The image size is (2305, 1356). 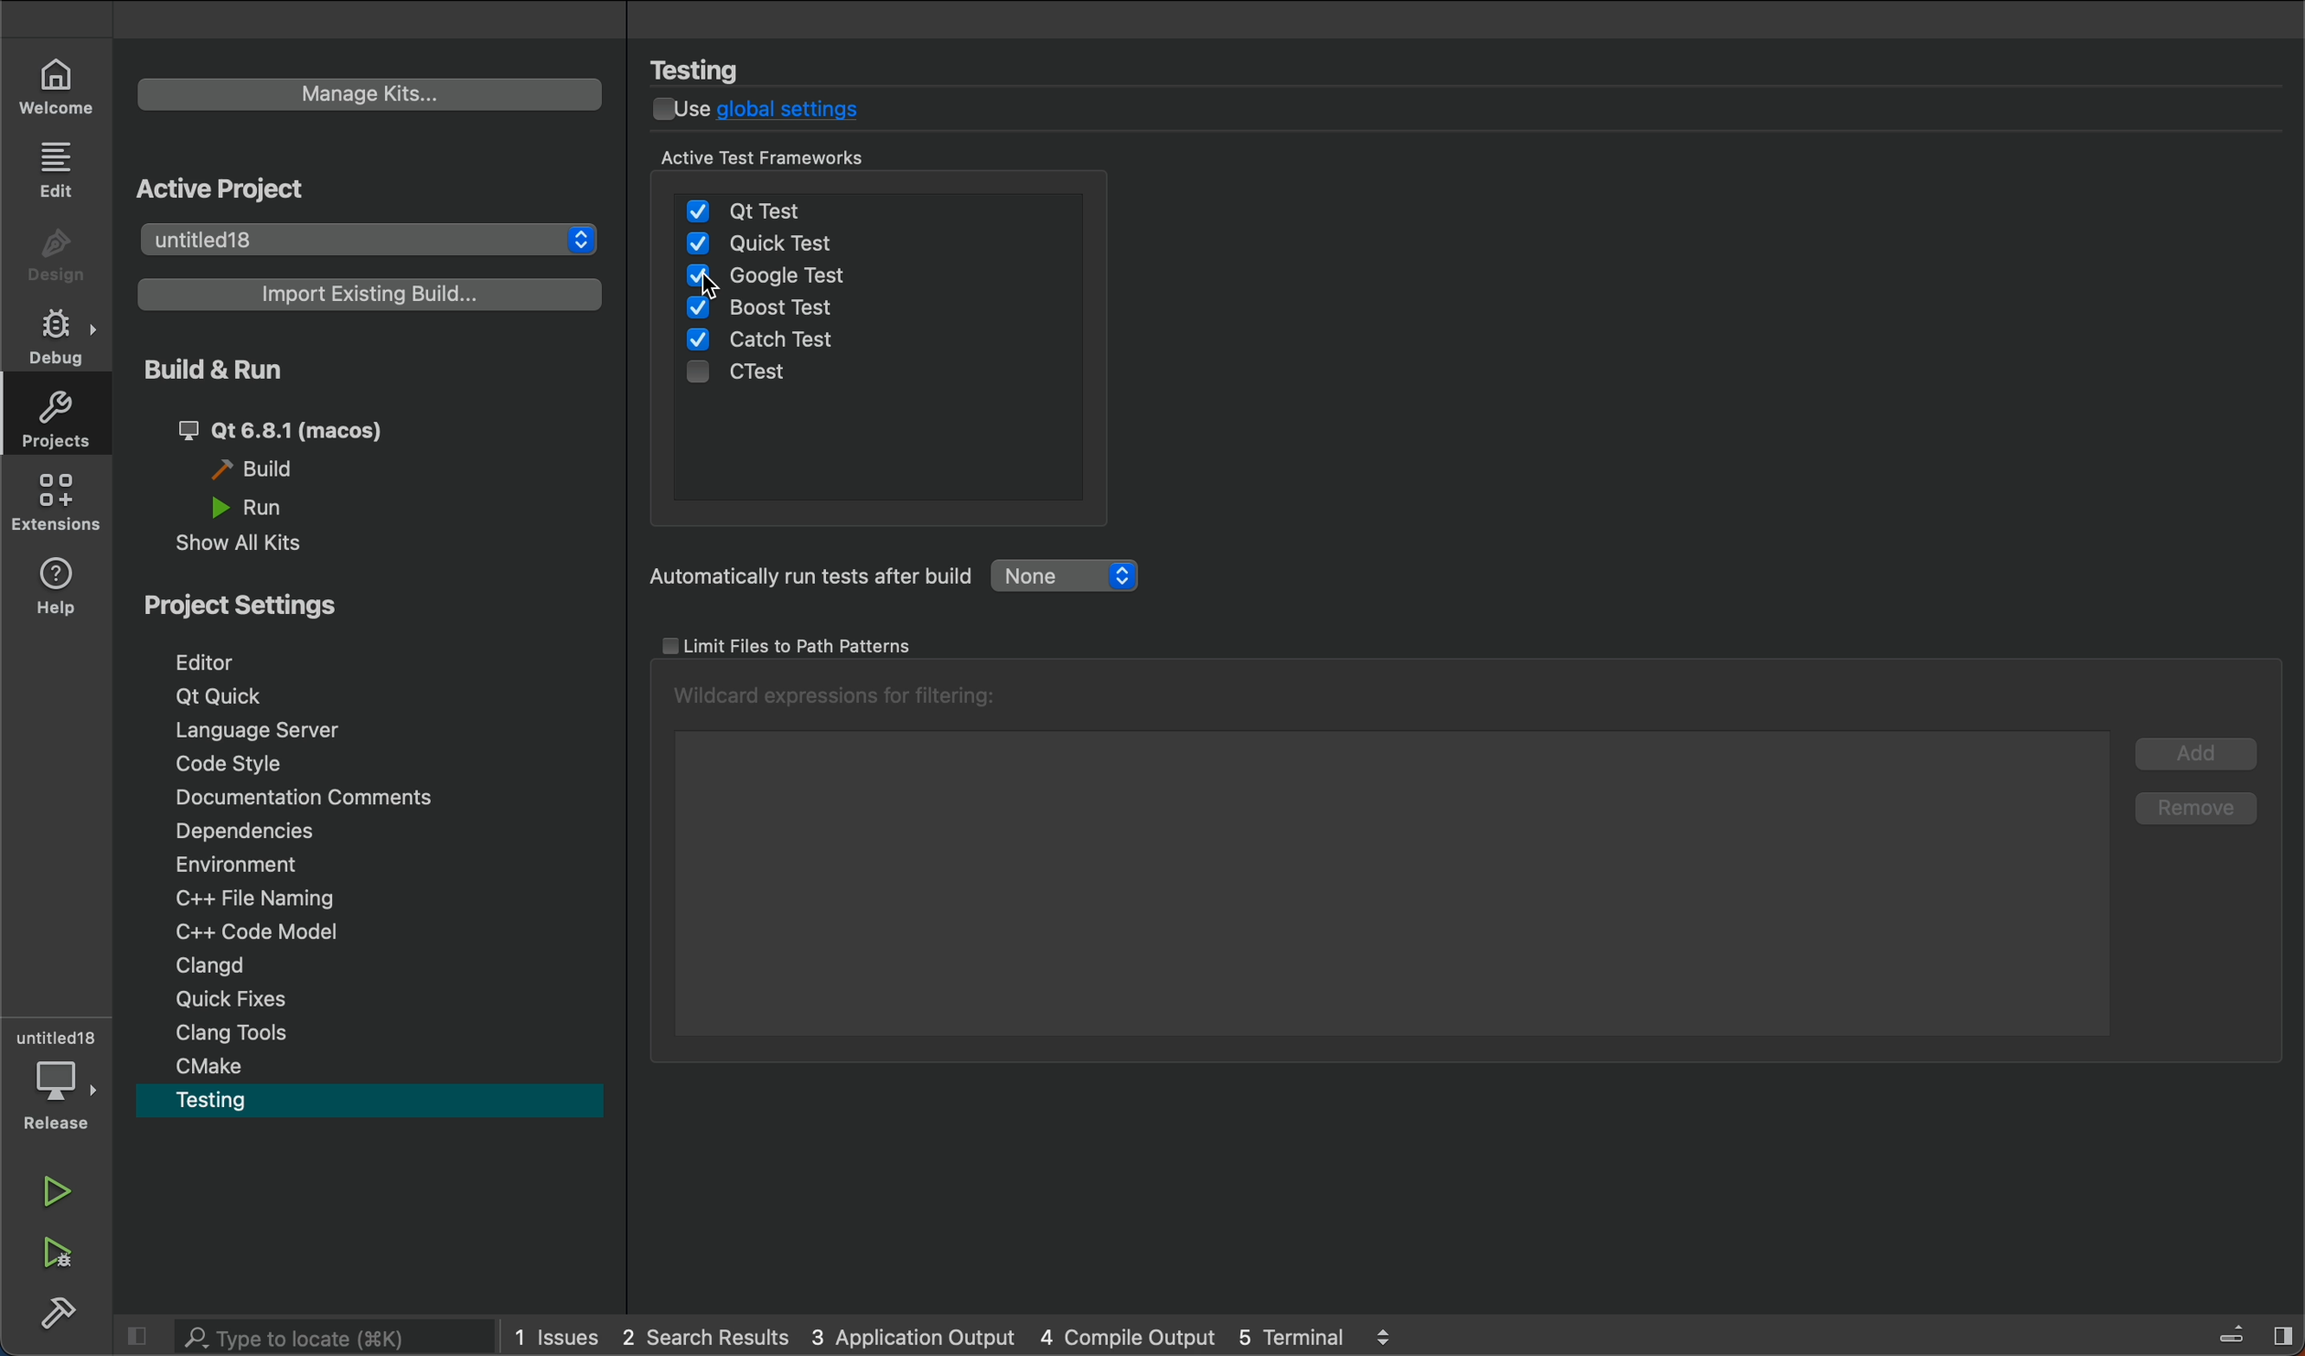 What do you see at coordinates (370, 769) in the screenshot?
I see `coding style` at bounding box center [370, 769].